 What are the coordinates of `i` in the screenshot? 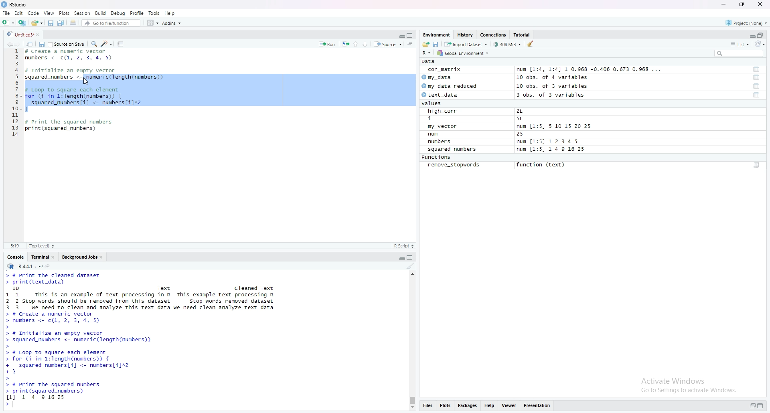 It's located at (444, 119).